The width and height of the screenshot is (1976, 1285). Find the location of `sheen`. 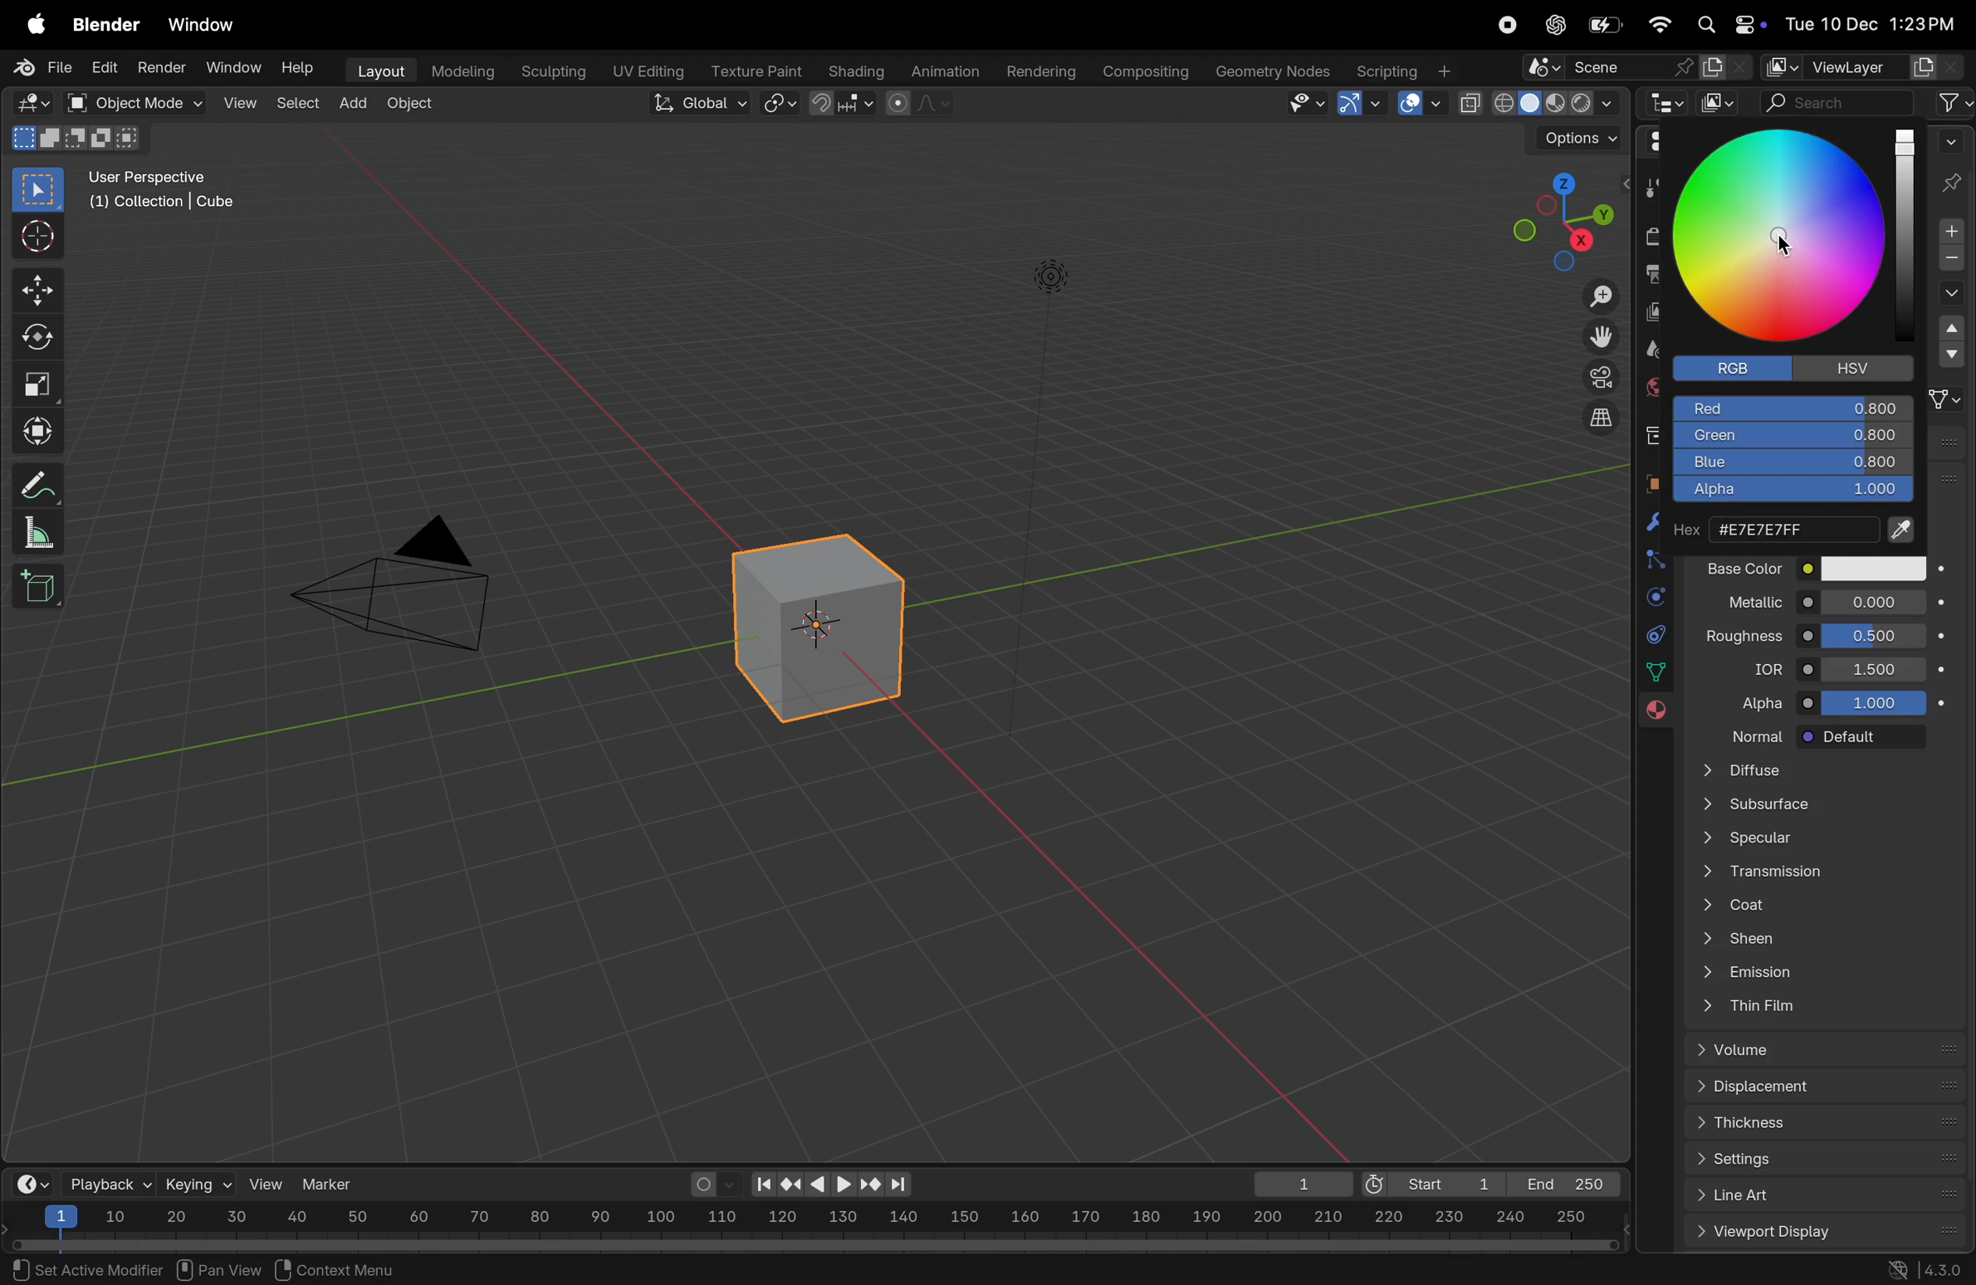

sheen is located at coordinates (1833, 937).